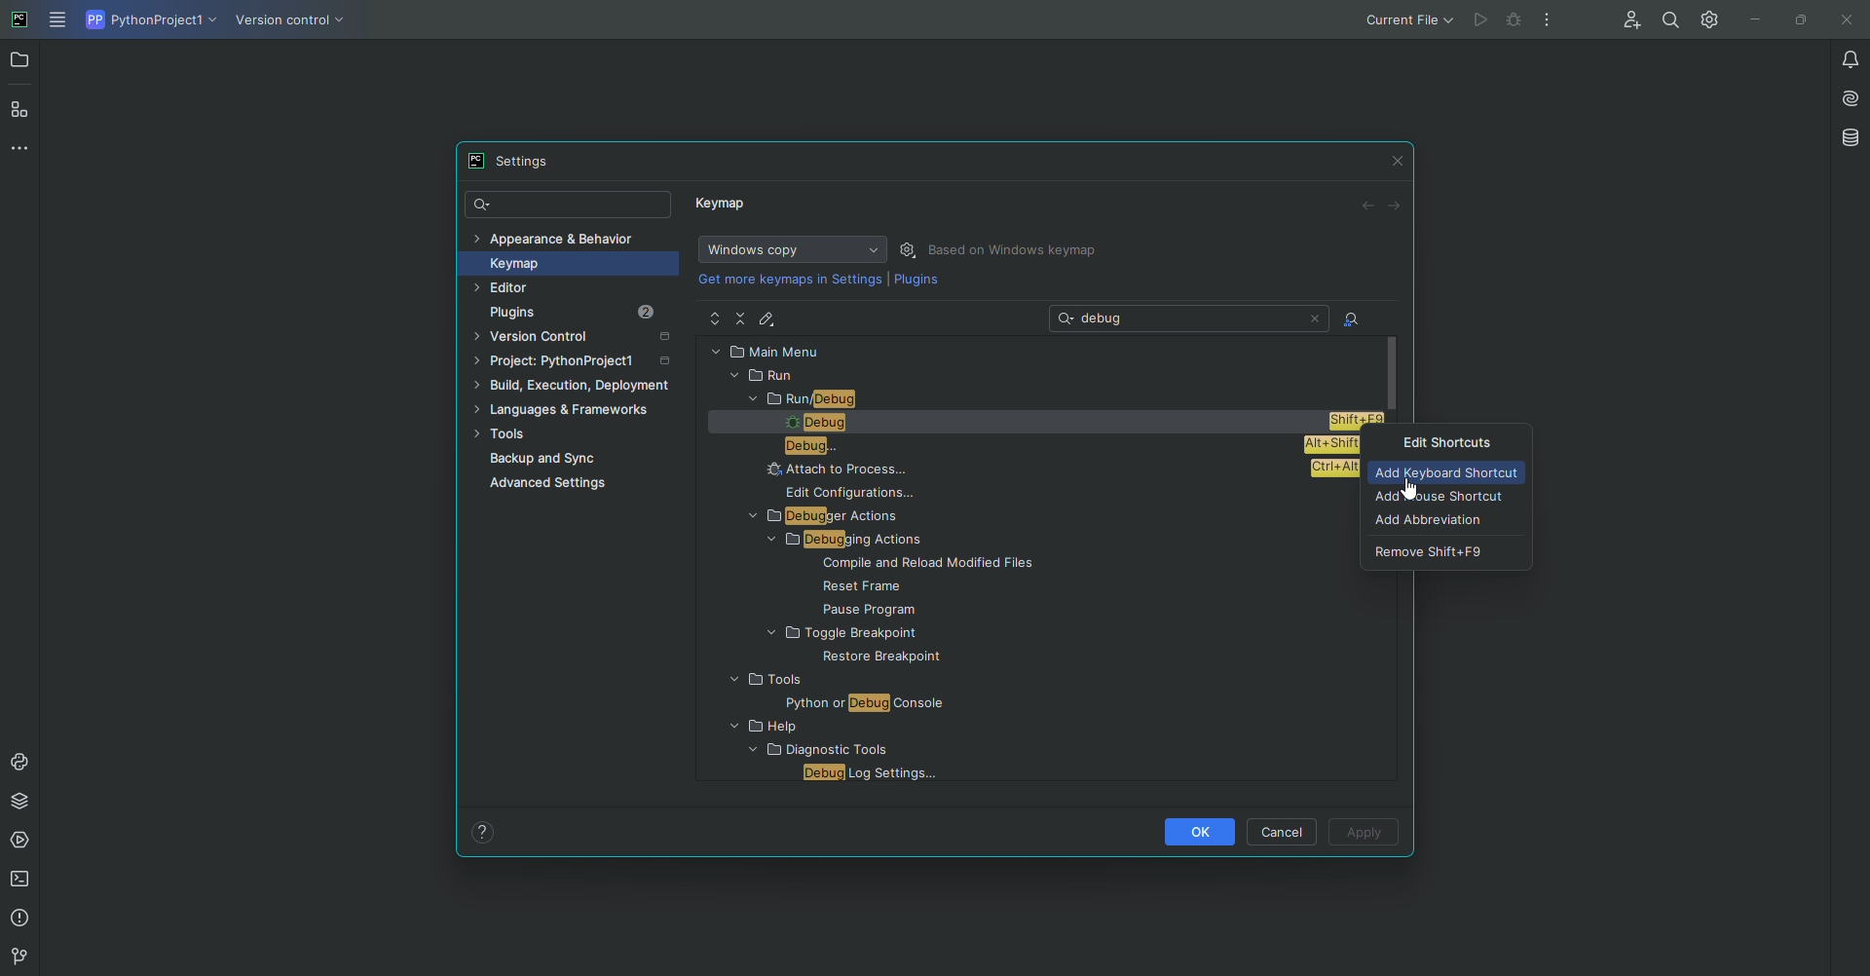  What do you see at coordinates (1844, 96) in the screenshot?
I see `AI` at bounding box center [1844, 96].